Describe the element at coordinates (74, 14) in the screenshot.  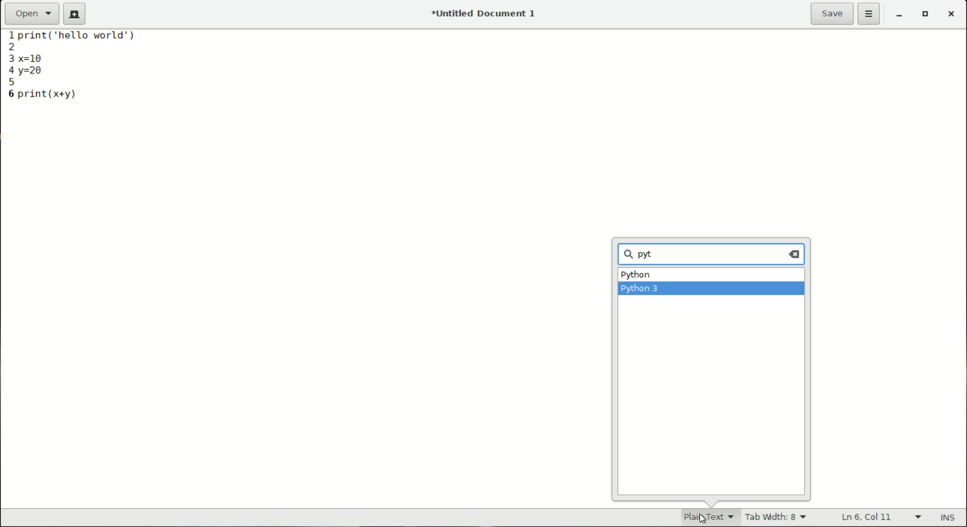
I see `new tab` at that location.